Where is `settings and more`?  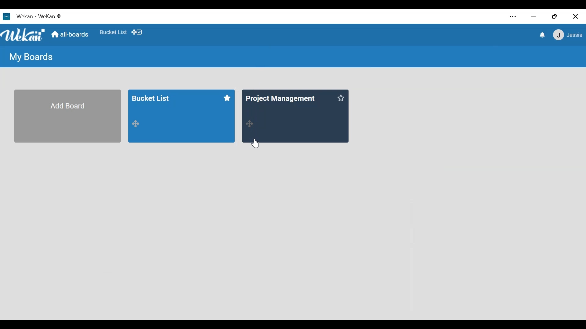 settings and more is located at coordinates (514, 17).